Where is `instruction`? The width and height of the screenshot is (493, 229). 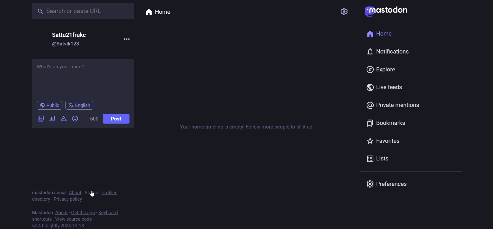
instruction is located at coordinates (247, 127).